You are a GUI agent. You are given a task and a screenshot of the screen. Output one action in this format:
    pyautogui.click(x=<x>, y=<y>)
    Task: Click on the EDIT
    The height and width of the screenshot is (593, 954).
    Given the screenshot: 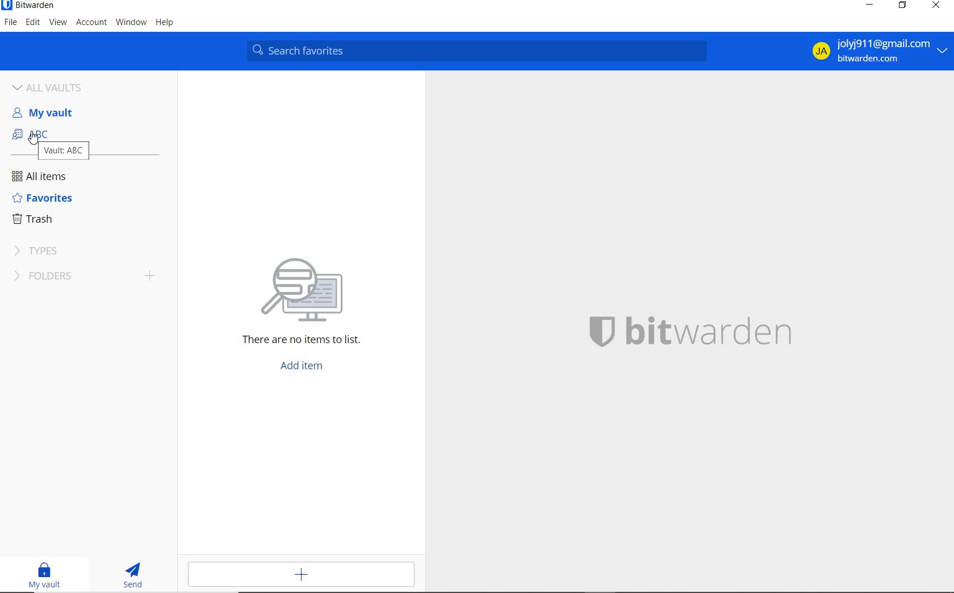 What is the action you would take?
    pyautogui.click(x=34, y=23)
    